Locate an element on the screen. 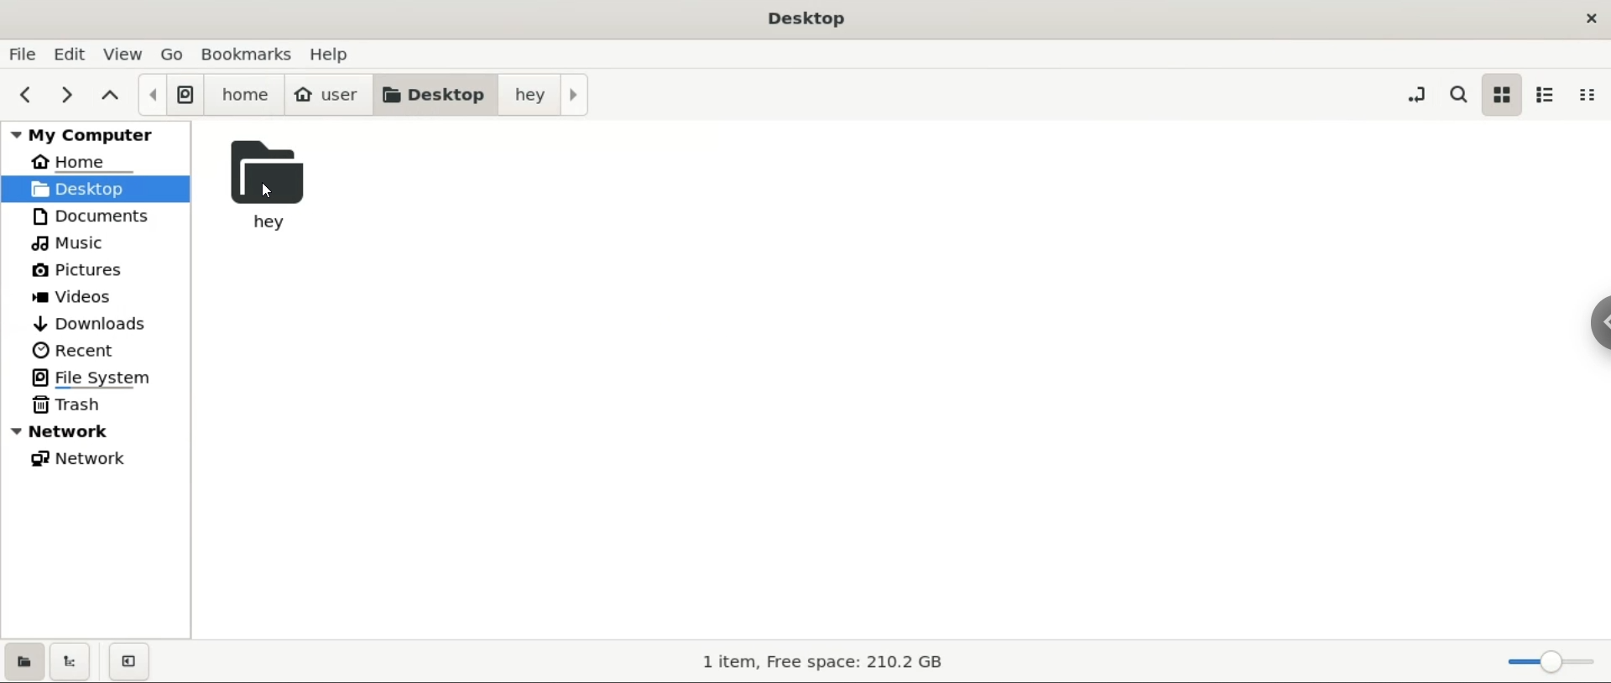  search is located at coordinates (1462, 94).